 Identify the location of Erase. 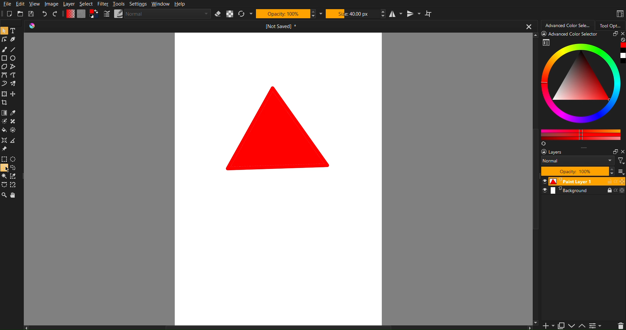
(217, 15).